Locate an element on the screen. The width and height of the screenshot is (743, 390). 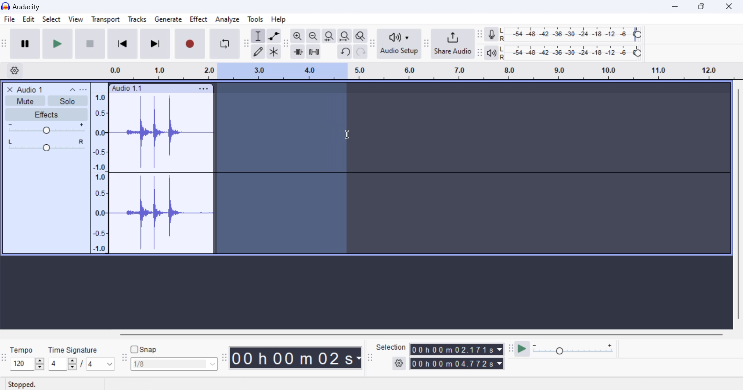
Tracks is located at coordinates (137, 21).